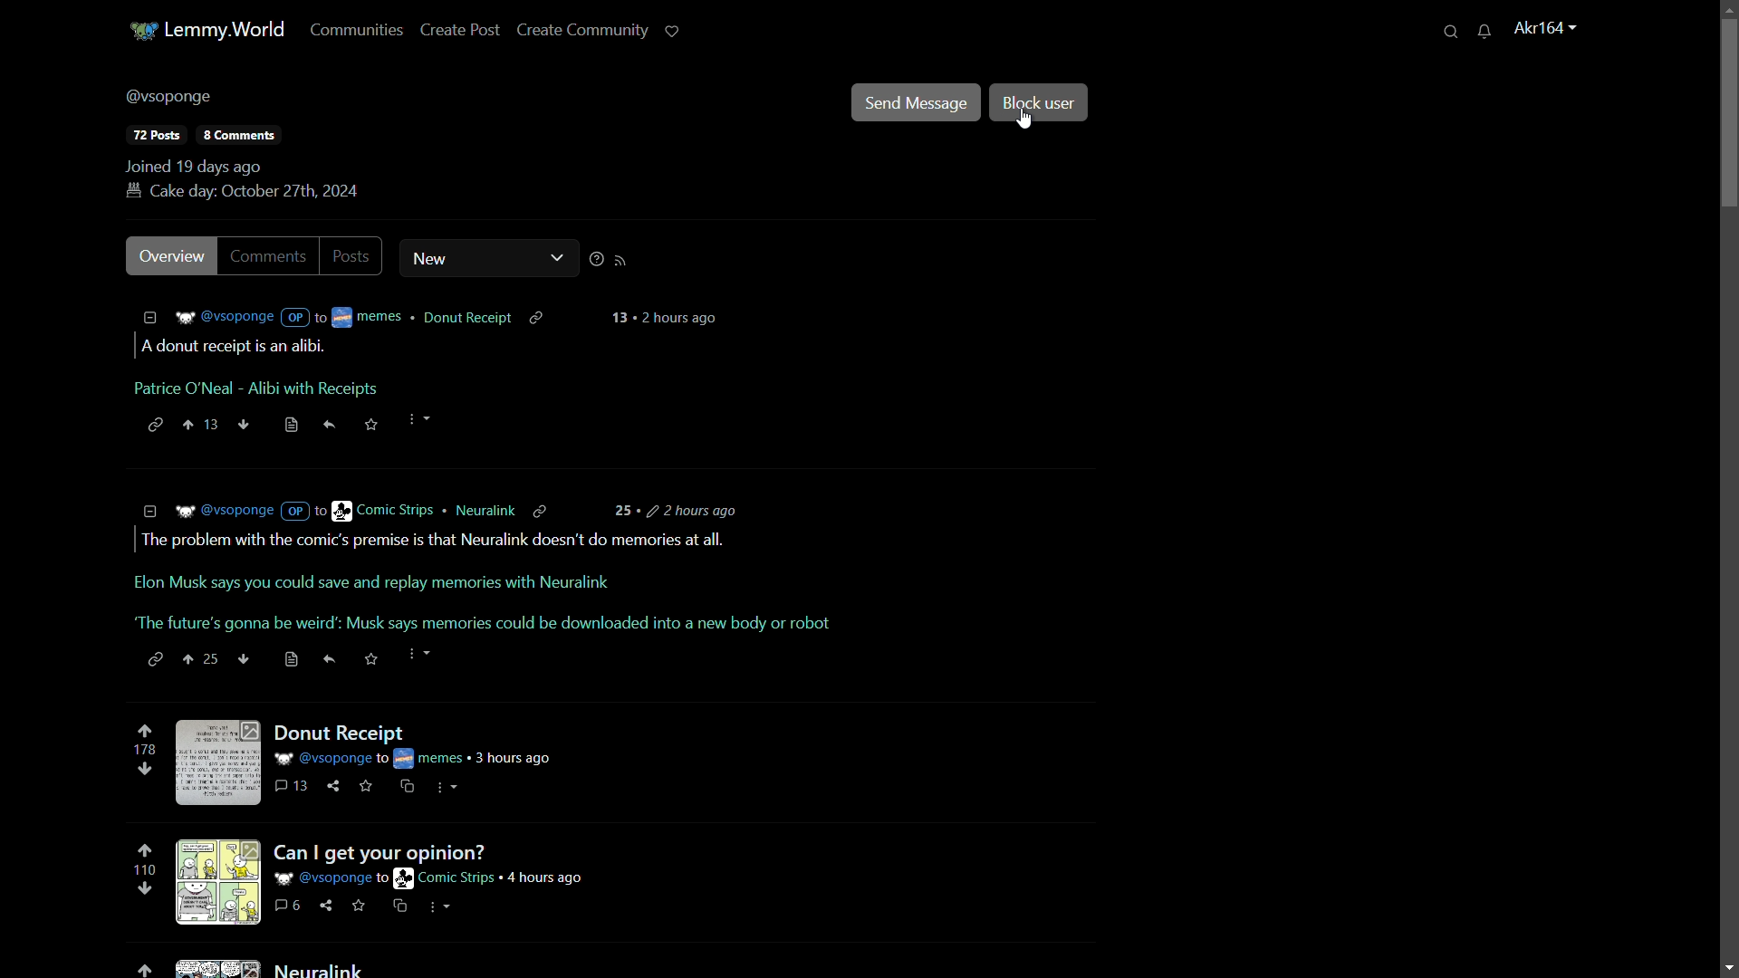  Describe the element at coordinates (542, 315) in the screenshot. I see `copy link` at that location.